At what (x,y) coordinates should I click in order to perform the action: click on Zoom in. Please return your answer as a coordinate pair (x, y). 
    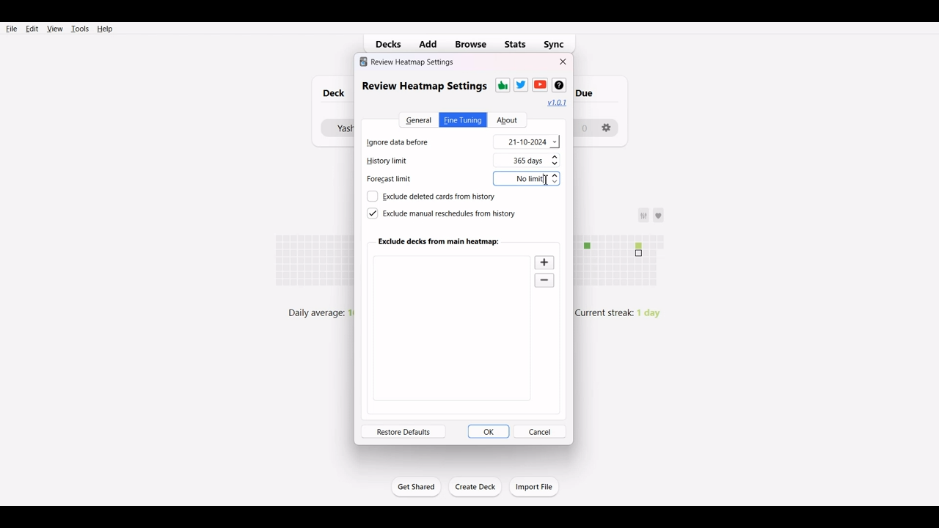
    Looking at the image, I should click on (545, 262).